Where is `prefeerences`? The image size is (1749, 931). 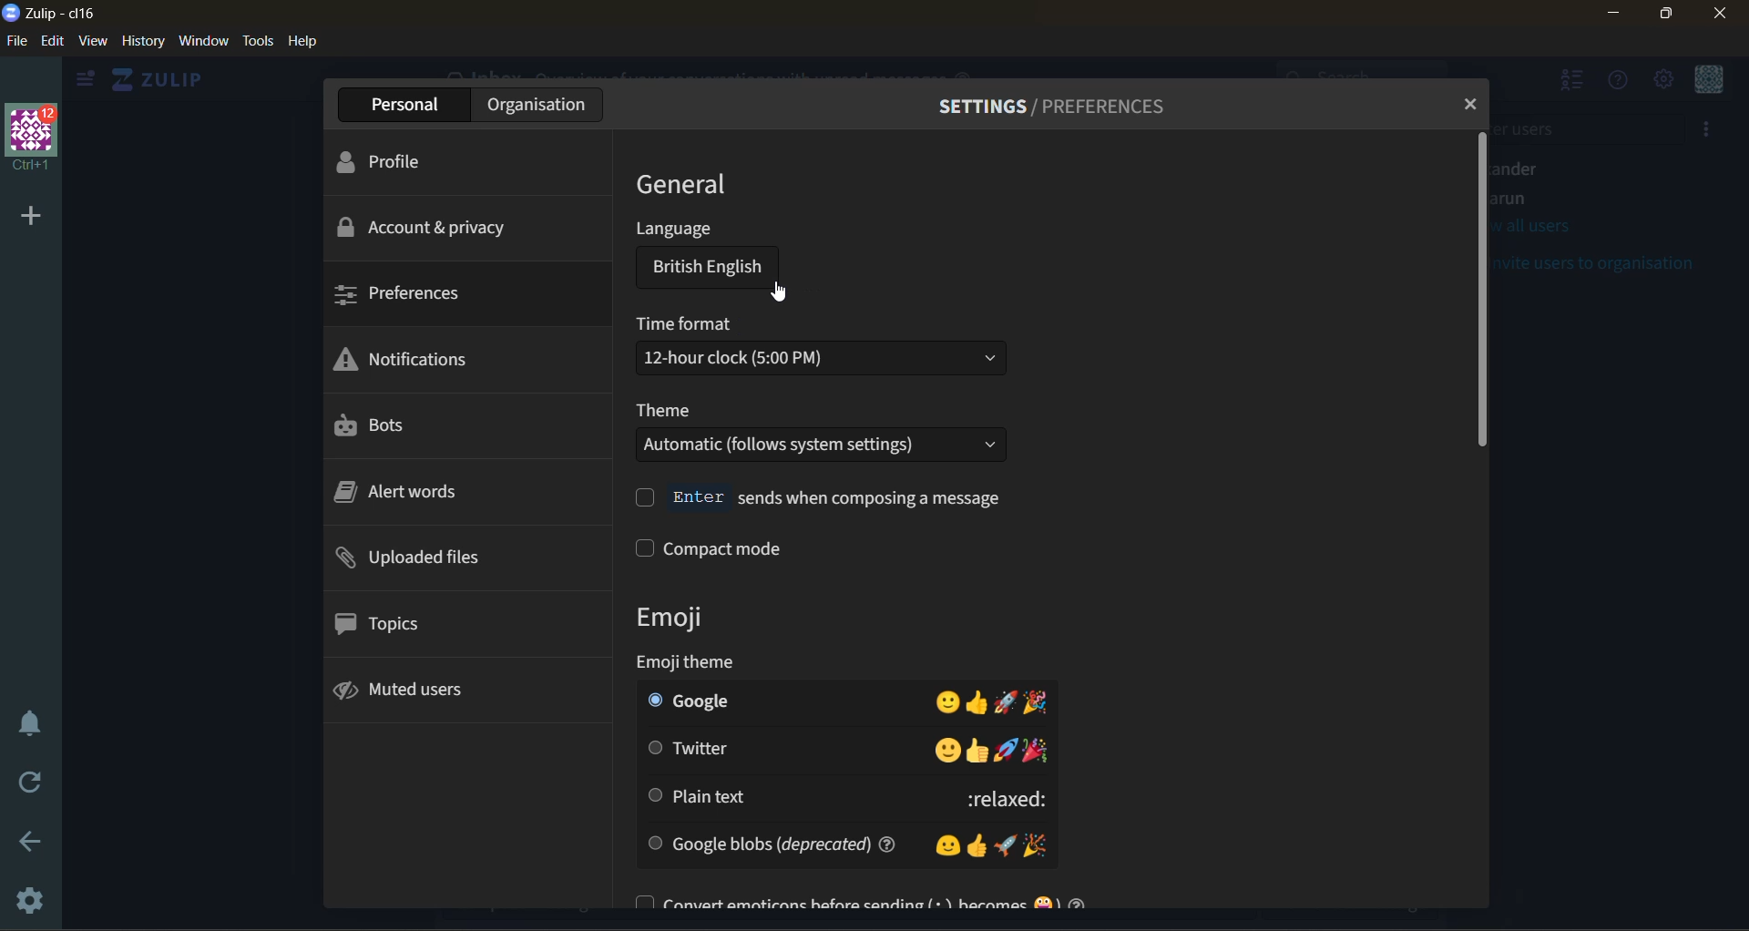
prefeerences is located at coordinates (410, 299).